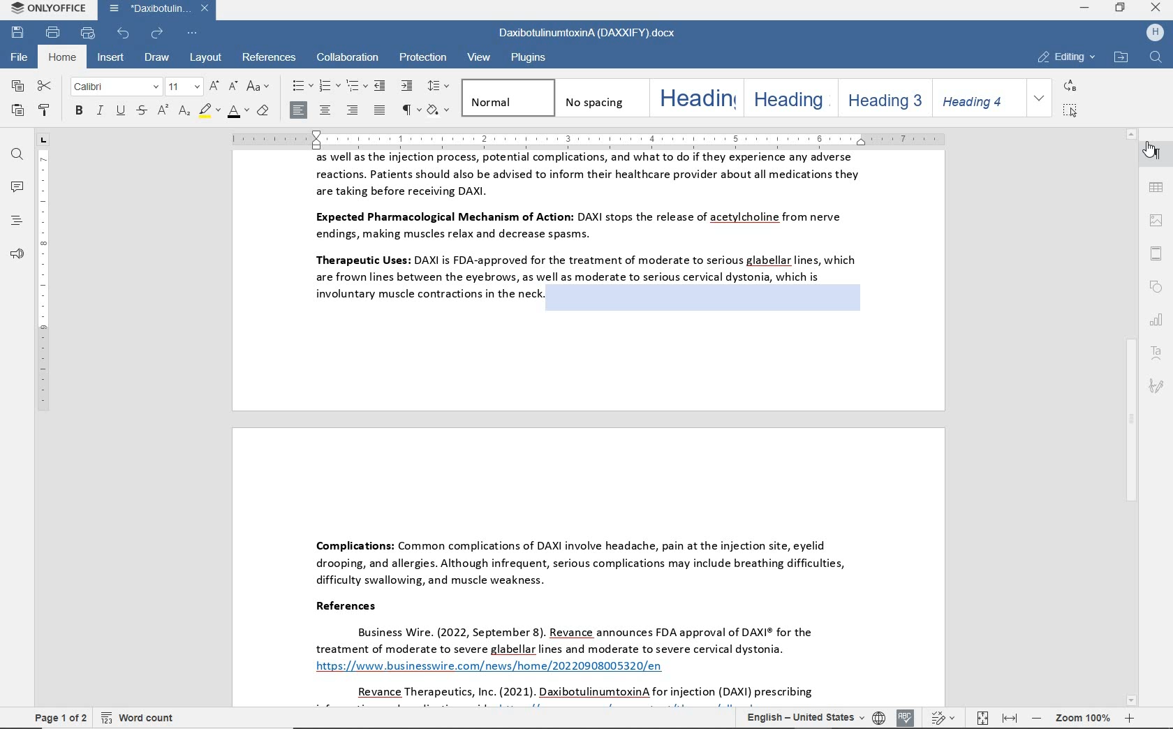  Describe the element at coordinates (883, 98) in the screenshot. I see `heading 3` at that location.